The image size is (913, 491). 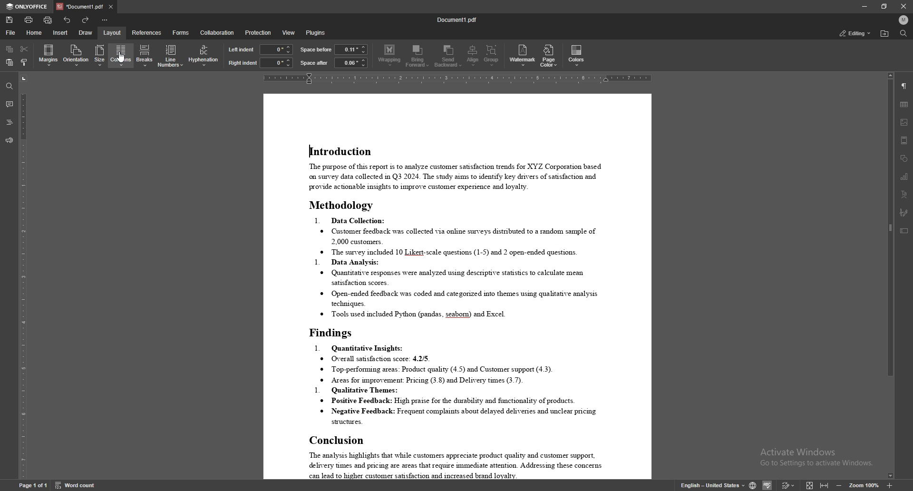 I want to click on collaboration, so click(x=217, y=32).